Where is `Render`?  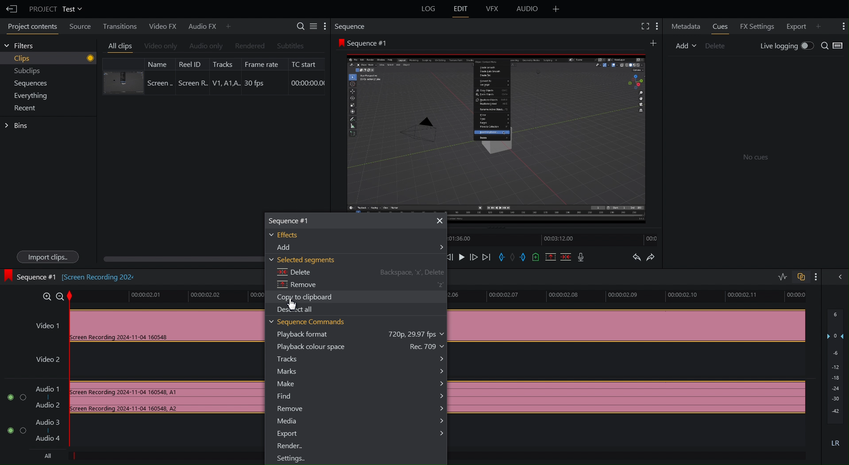
Render is located at coordinates (289, 446).